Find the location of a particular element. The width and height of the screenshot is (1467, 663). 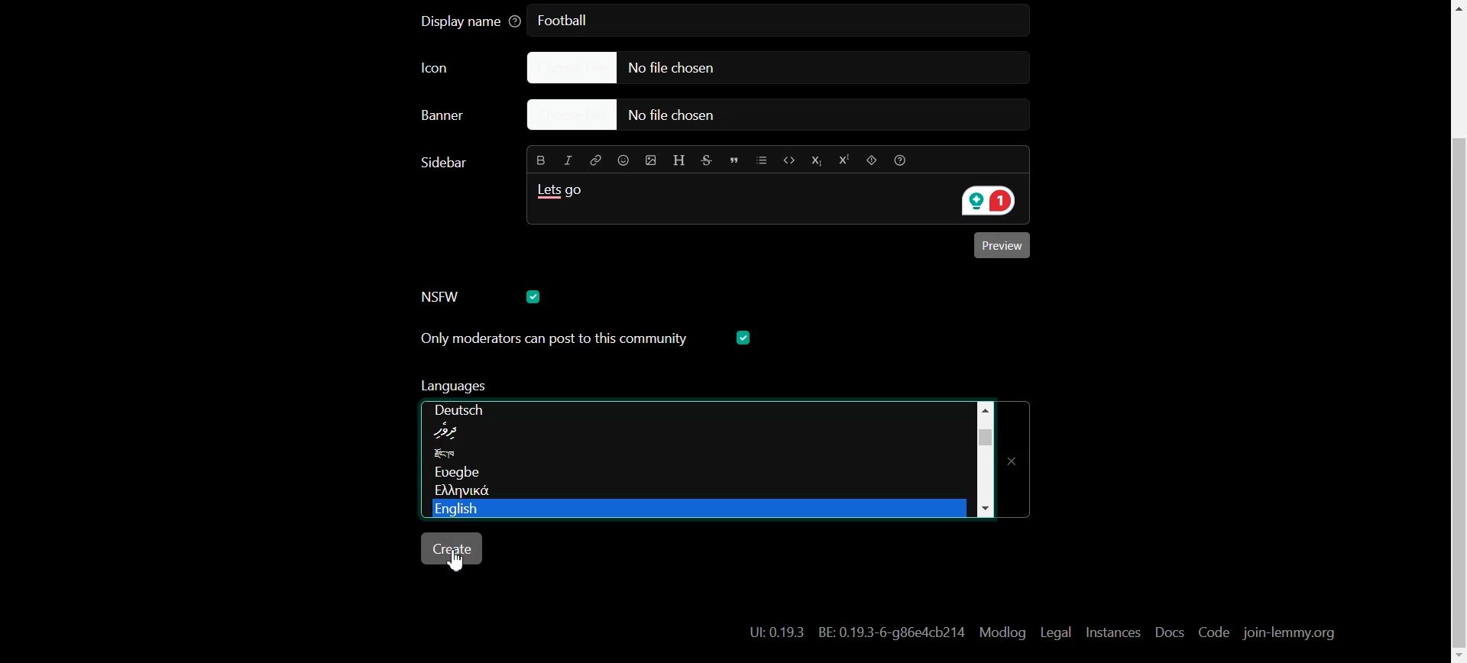

Strikethrough is located at coordinates (708, 159).